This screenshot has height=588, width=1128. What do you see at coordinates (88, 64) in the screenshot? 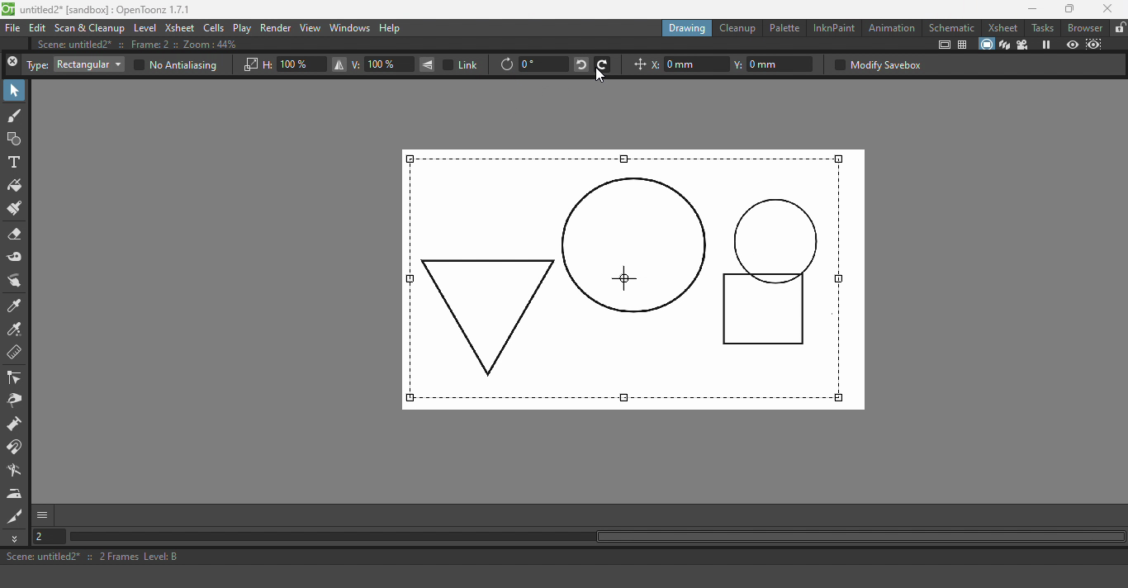
I see `Rectangular` at bounding box center [88, 64].